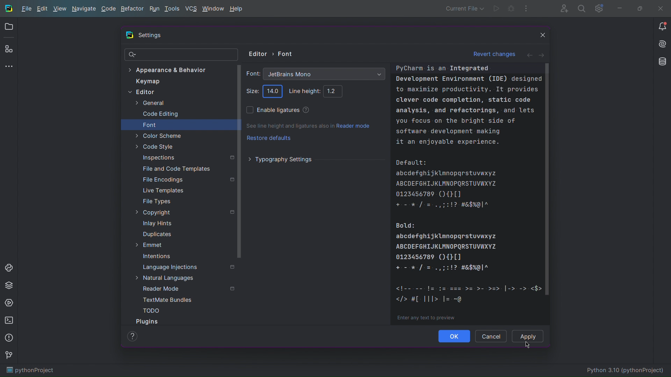  I want to click on Line height: 1.2, so click(333, 92).